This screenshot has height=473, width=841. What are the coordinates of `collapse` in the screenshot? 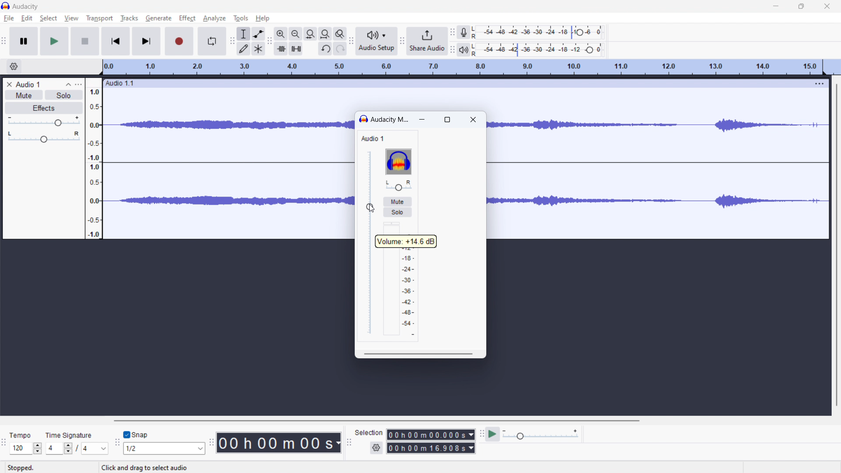 It's located at (68, 85).